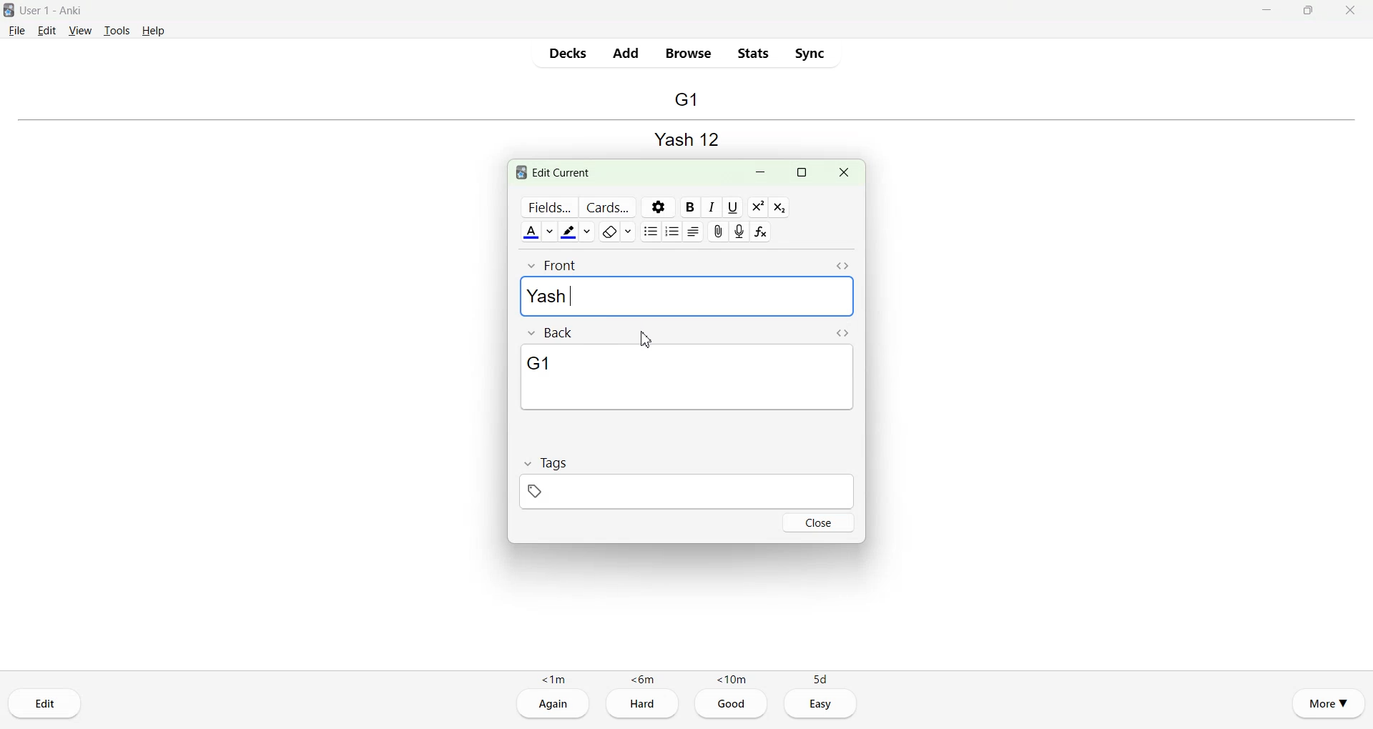 The image size is (1373, 729). Describe the element at coordinates (801, 173) in the screenshot. I see `Maximize` at that location.